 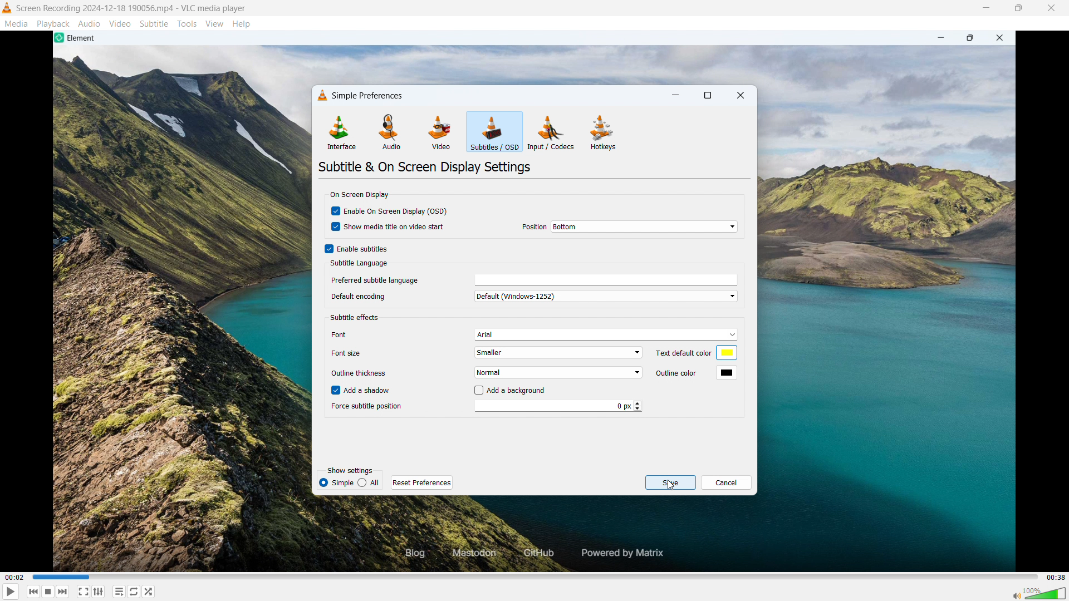 I want to click on Show media title on video start , so click(x=395, y=226).